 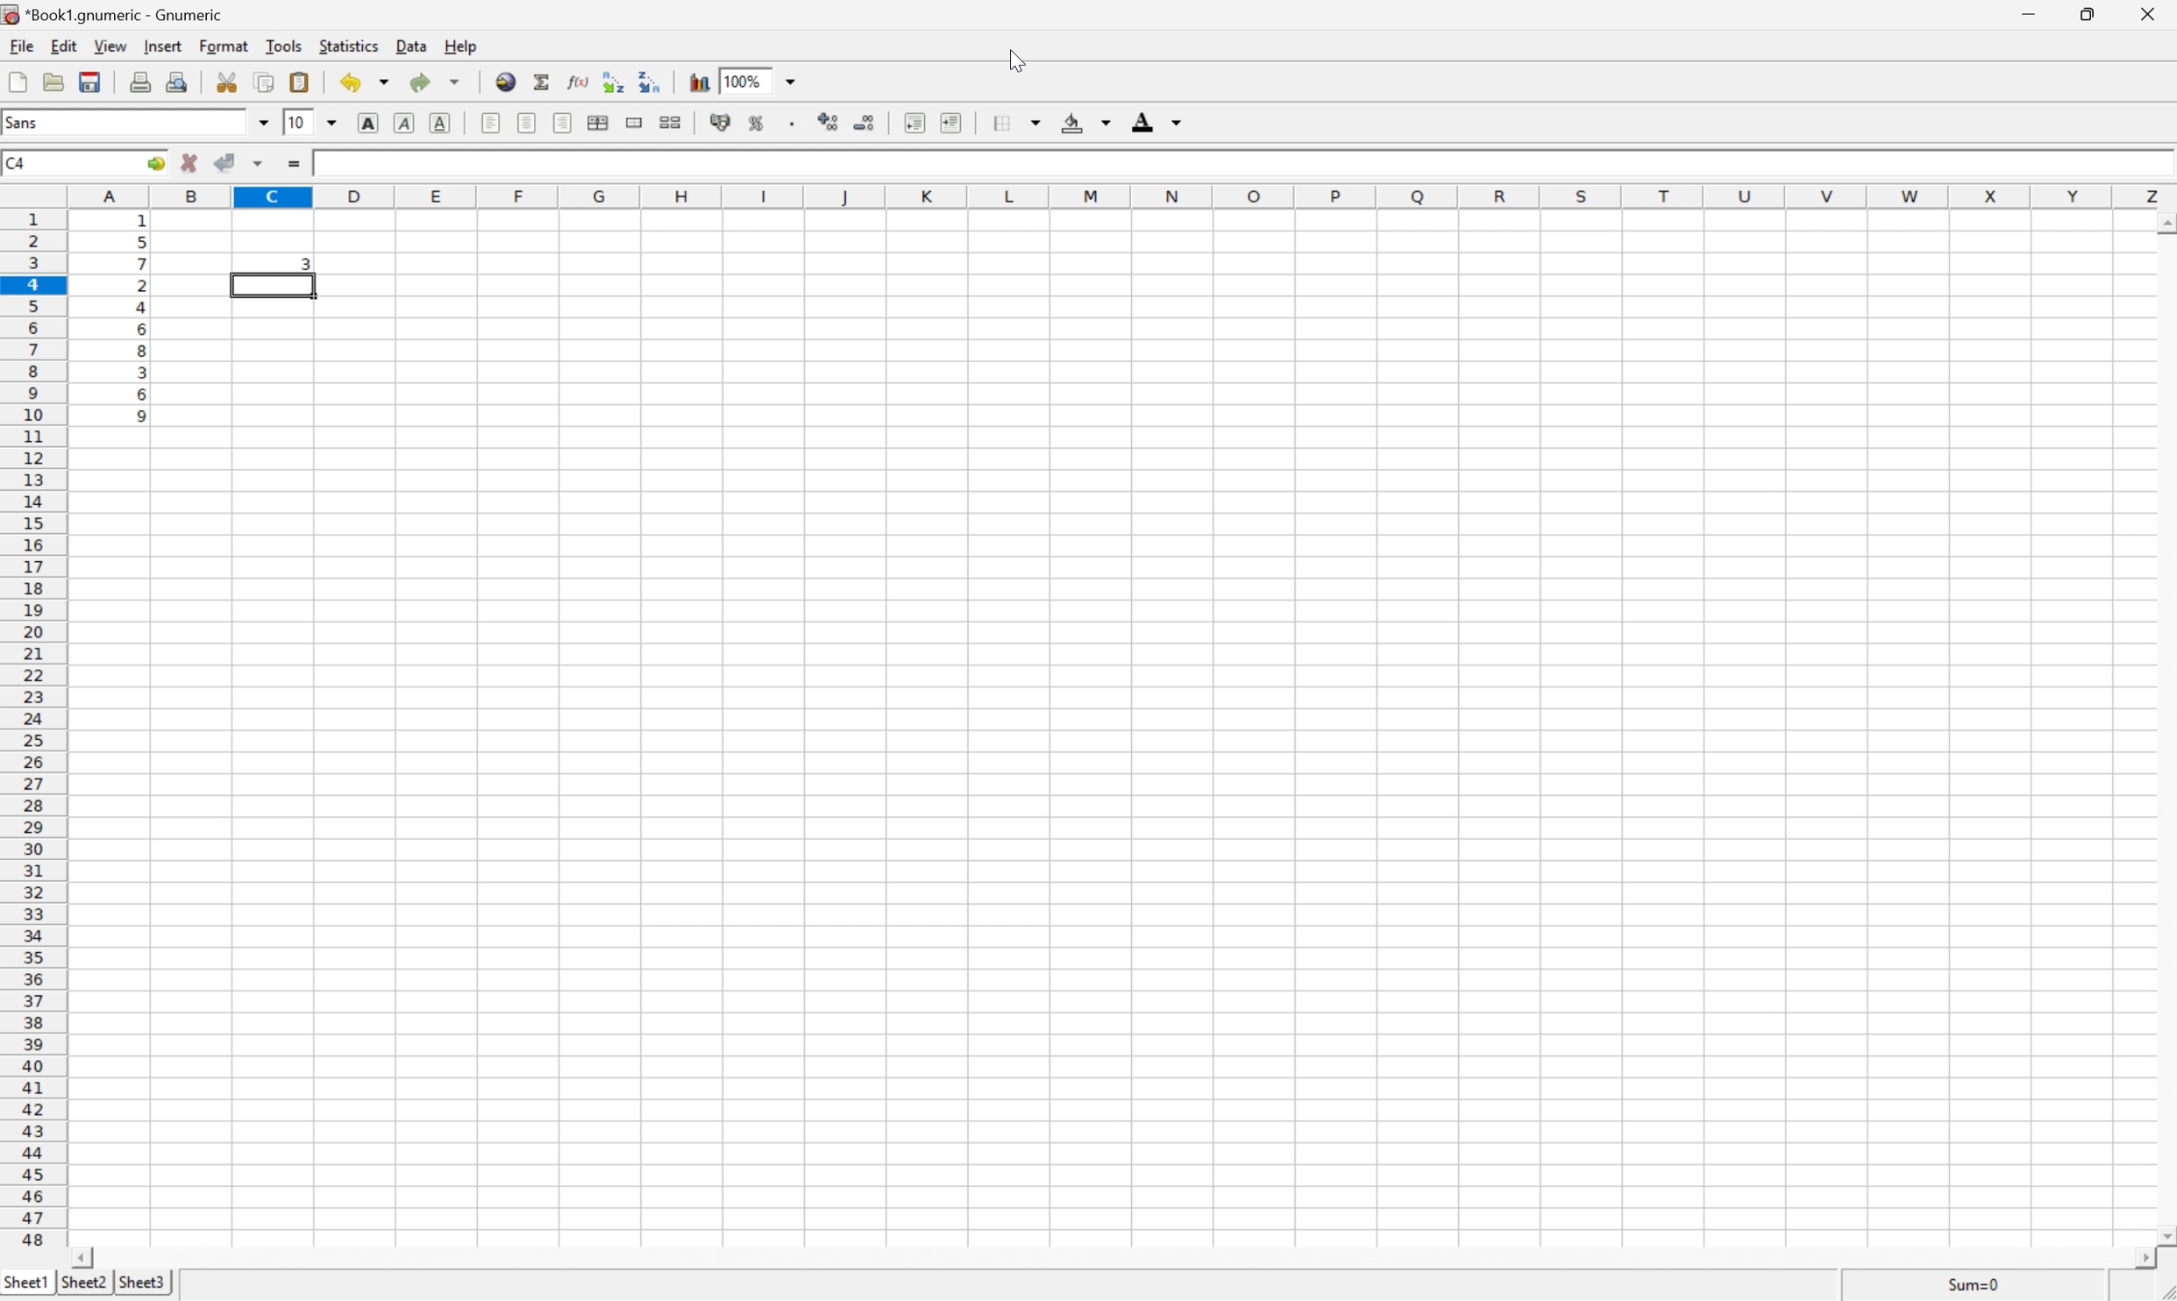 What do you see at coordinates (2135, 1259) in the screenshot?
I see `scroll right` at bounding box center [2135, 1259].